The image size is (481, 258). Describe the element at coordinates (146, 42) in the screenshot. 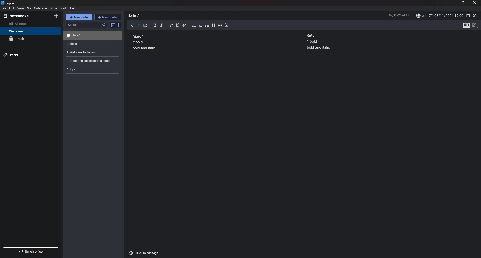

I see `Cursor` at that location.